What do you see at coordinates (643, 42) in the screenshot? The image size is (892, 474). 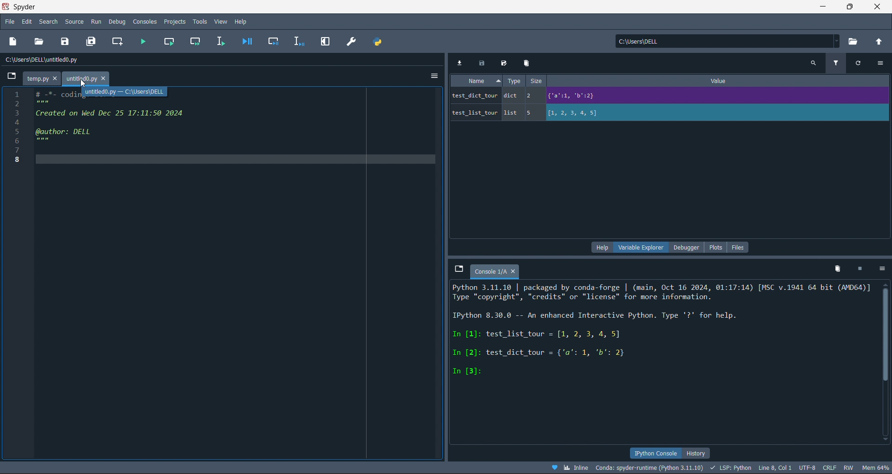 I see `C:\Users\DELL` at bounding box center [643, 42].